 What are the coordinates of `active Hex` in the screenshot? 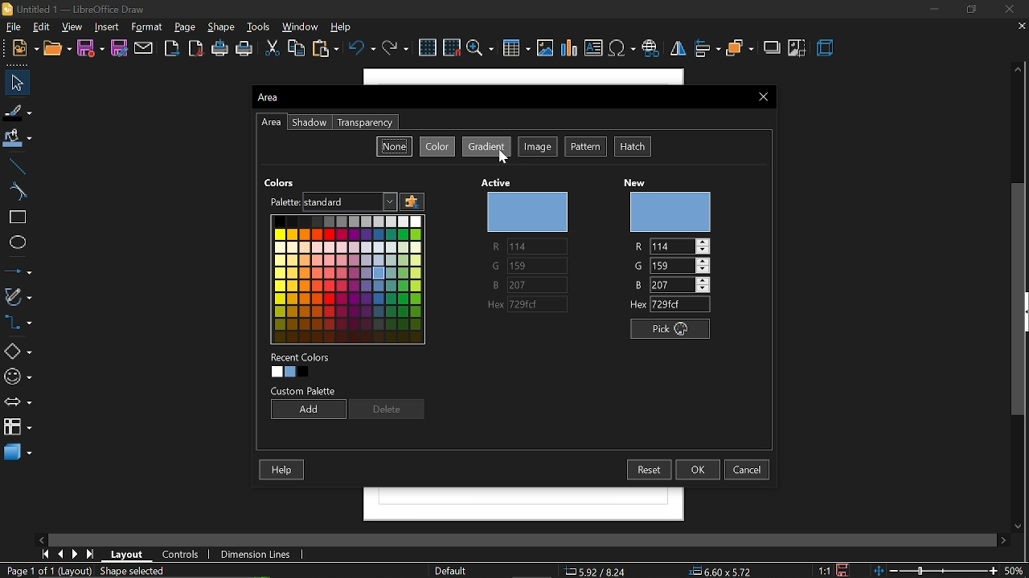 It's located at (530, 305).